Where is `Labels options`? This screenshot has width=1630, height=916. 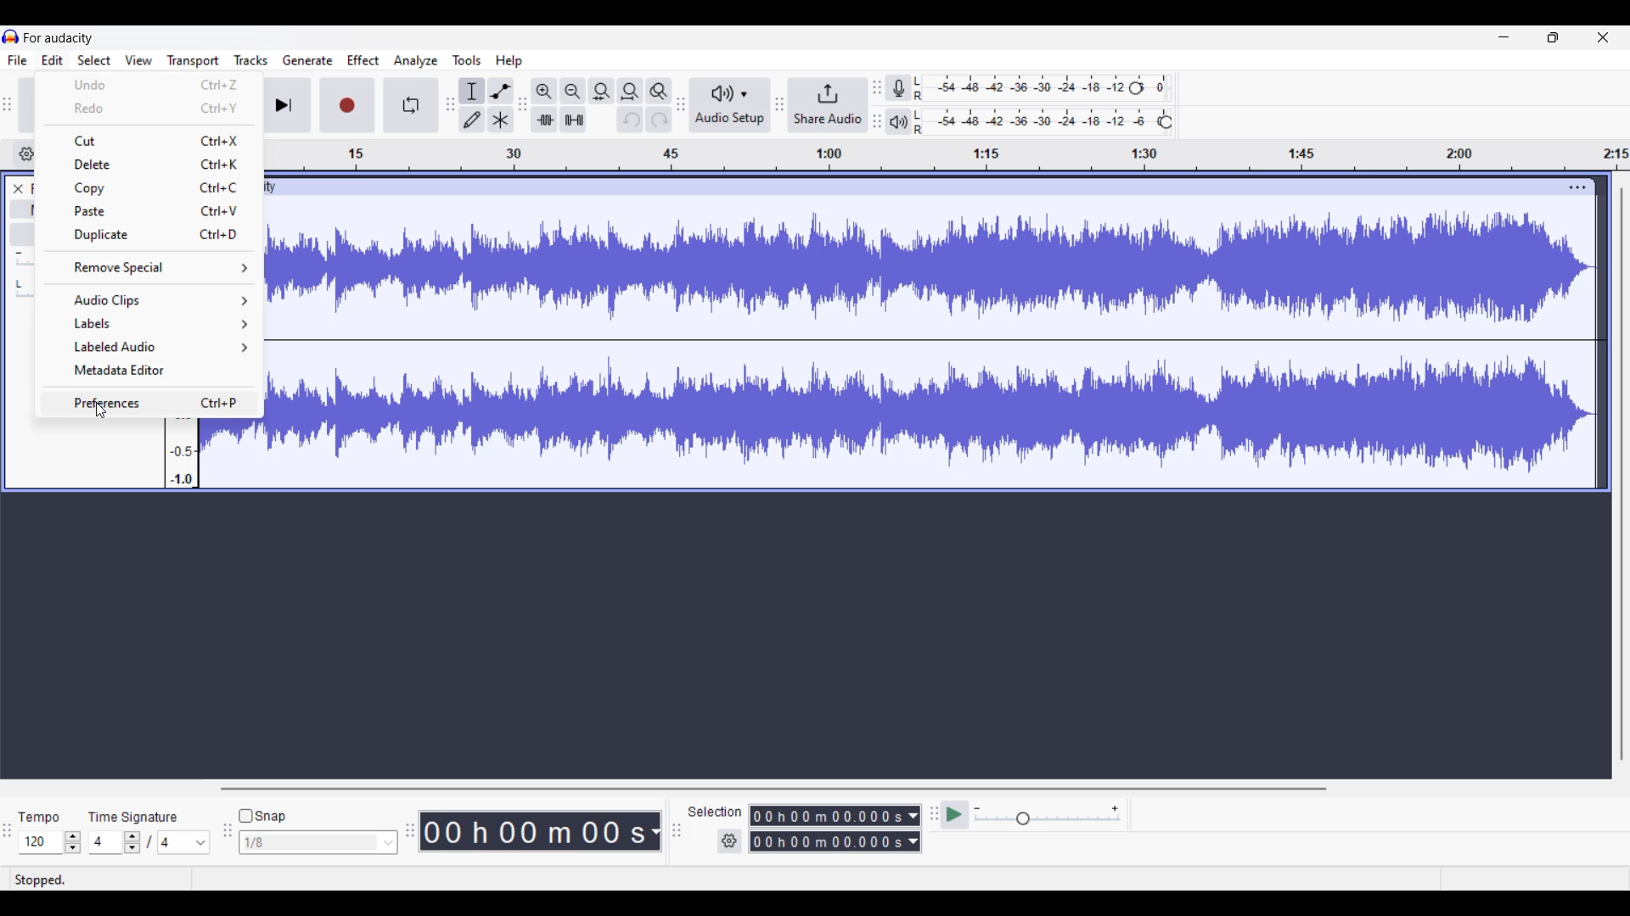
Labels options is located at coordinates (149, 324).